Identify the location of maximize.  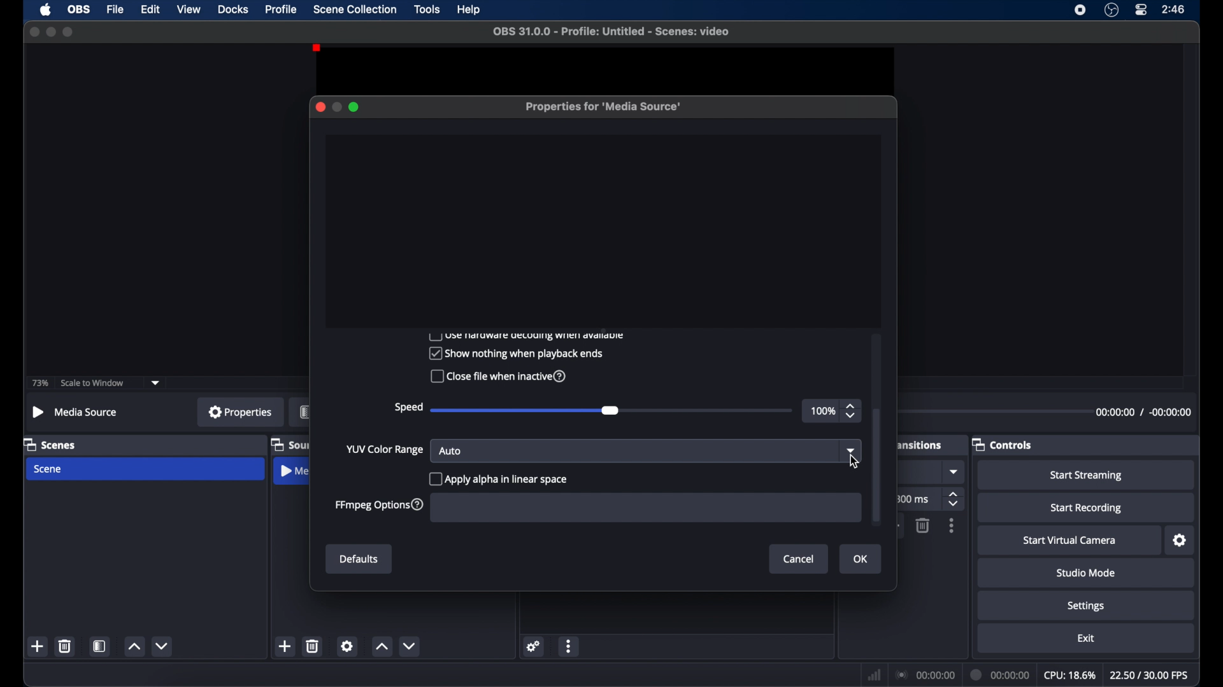
(69, 32).